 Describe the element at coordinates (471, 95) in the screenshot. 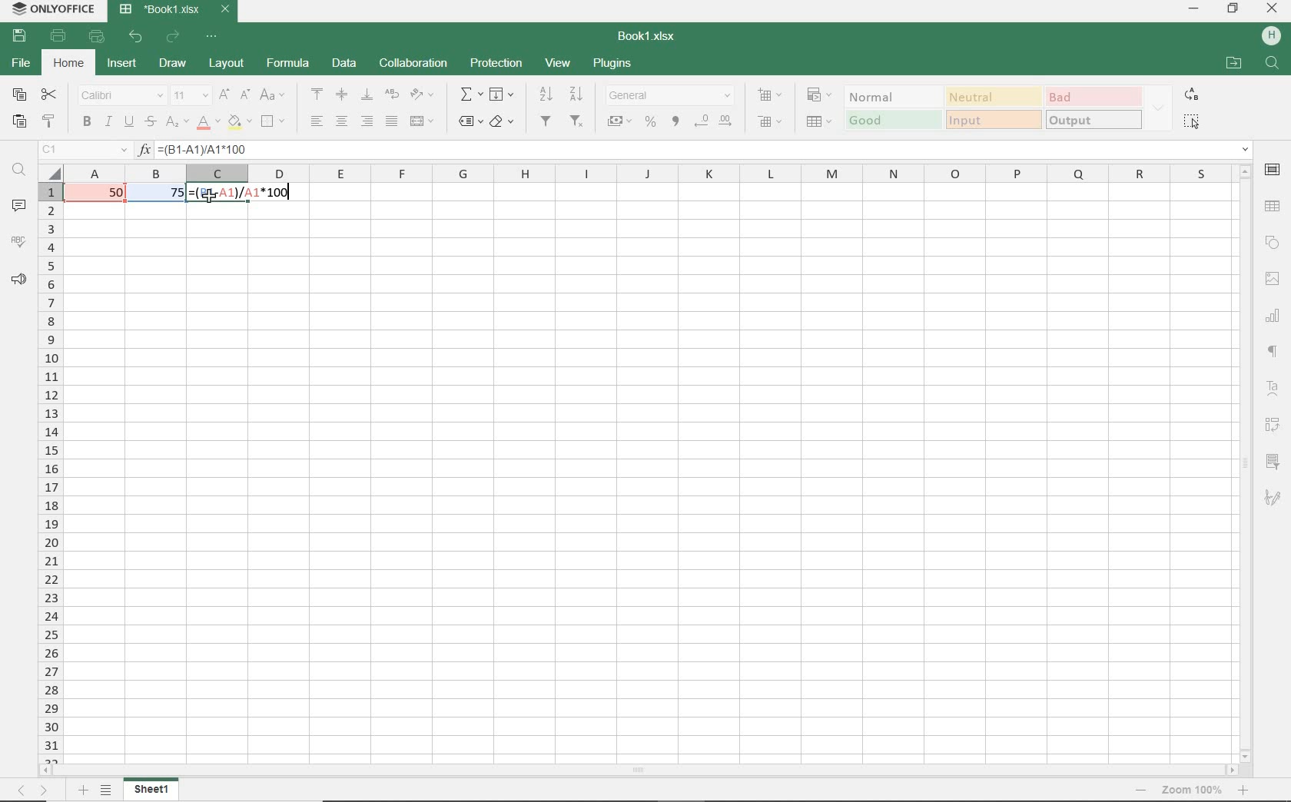

I see `summation` at that location.